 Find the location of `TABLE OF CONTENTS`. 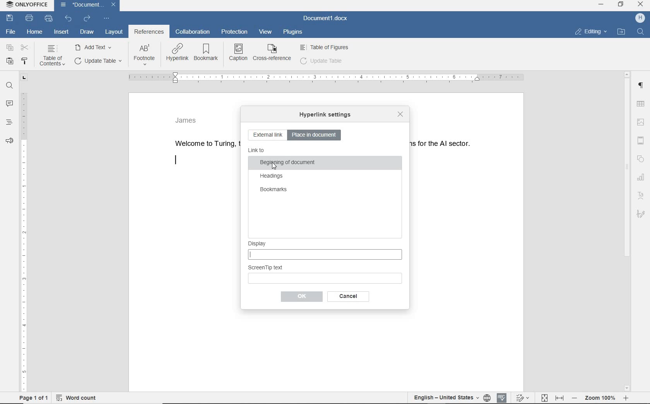

TABLE OF CONTENTS is located at coordinates (54, 56).